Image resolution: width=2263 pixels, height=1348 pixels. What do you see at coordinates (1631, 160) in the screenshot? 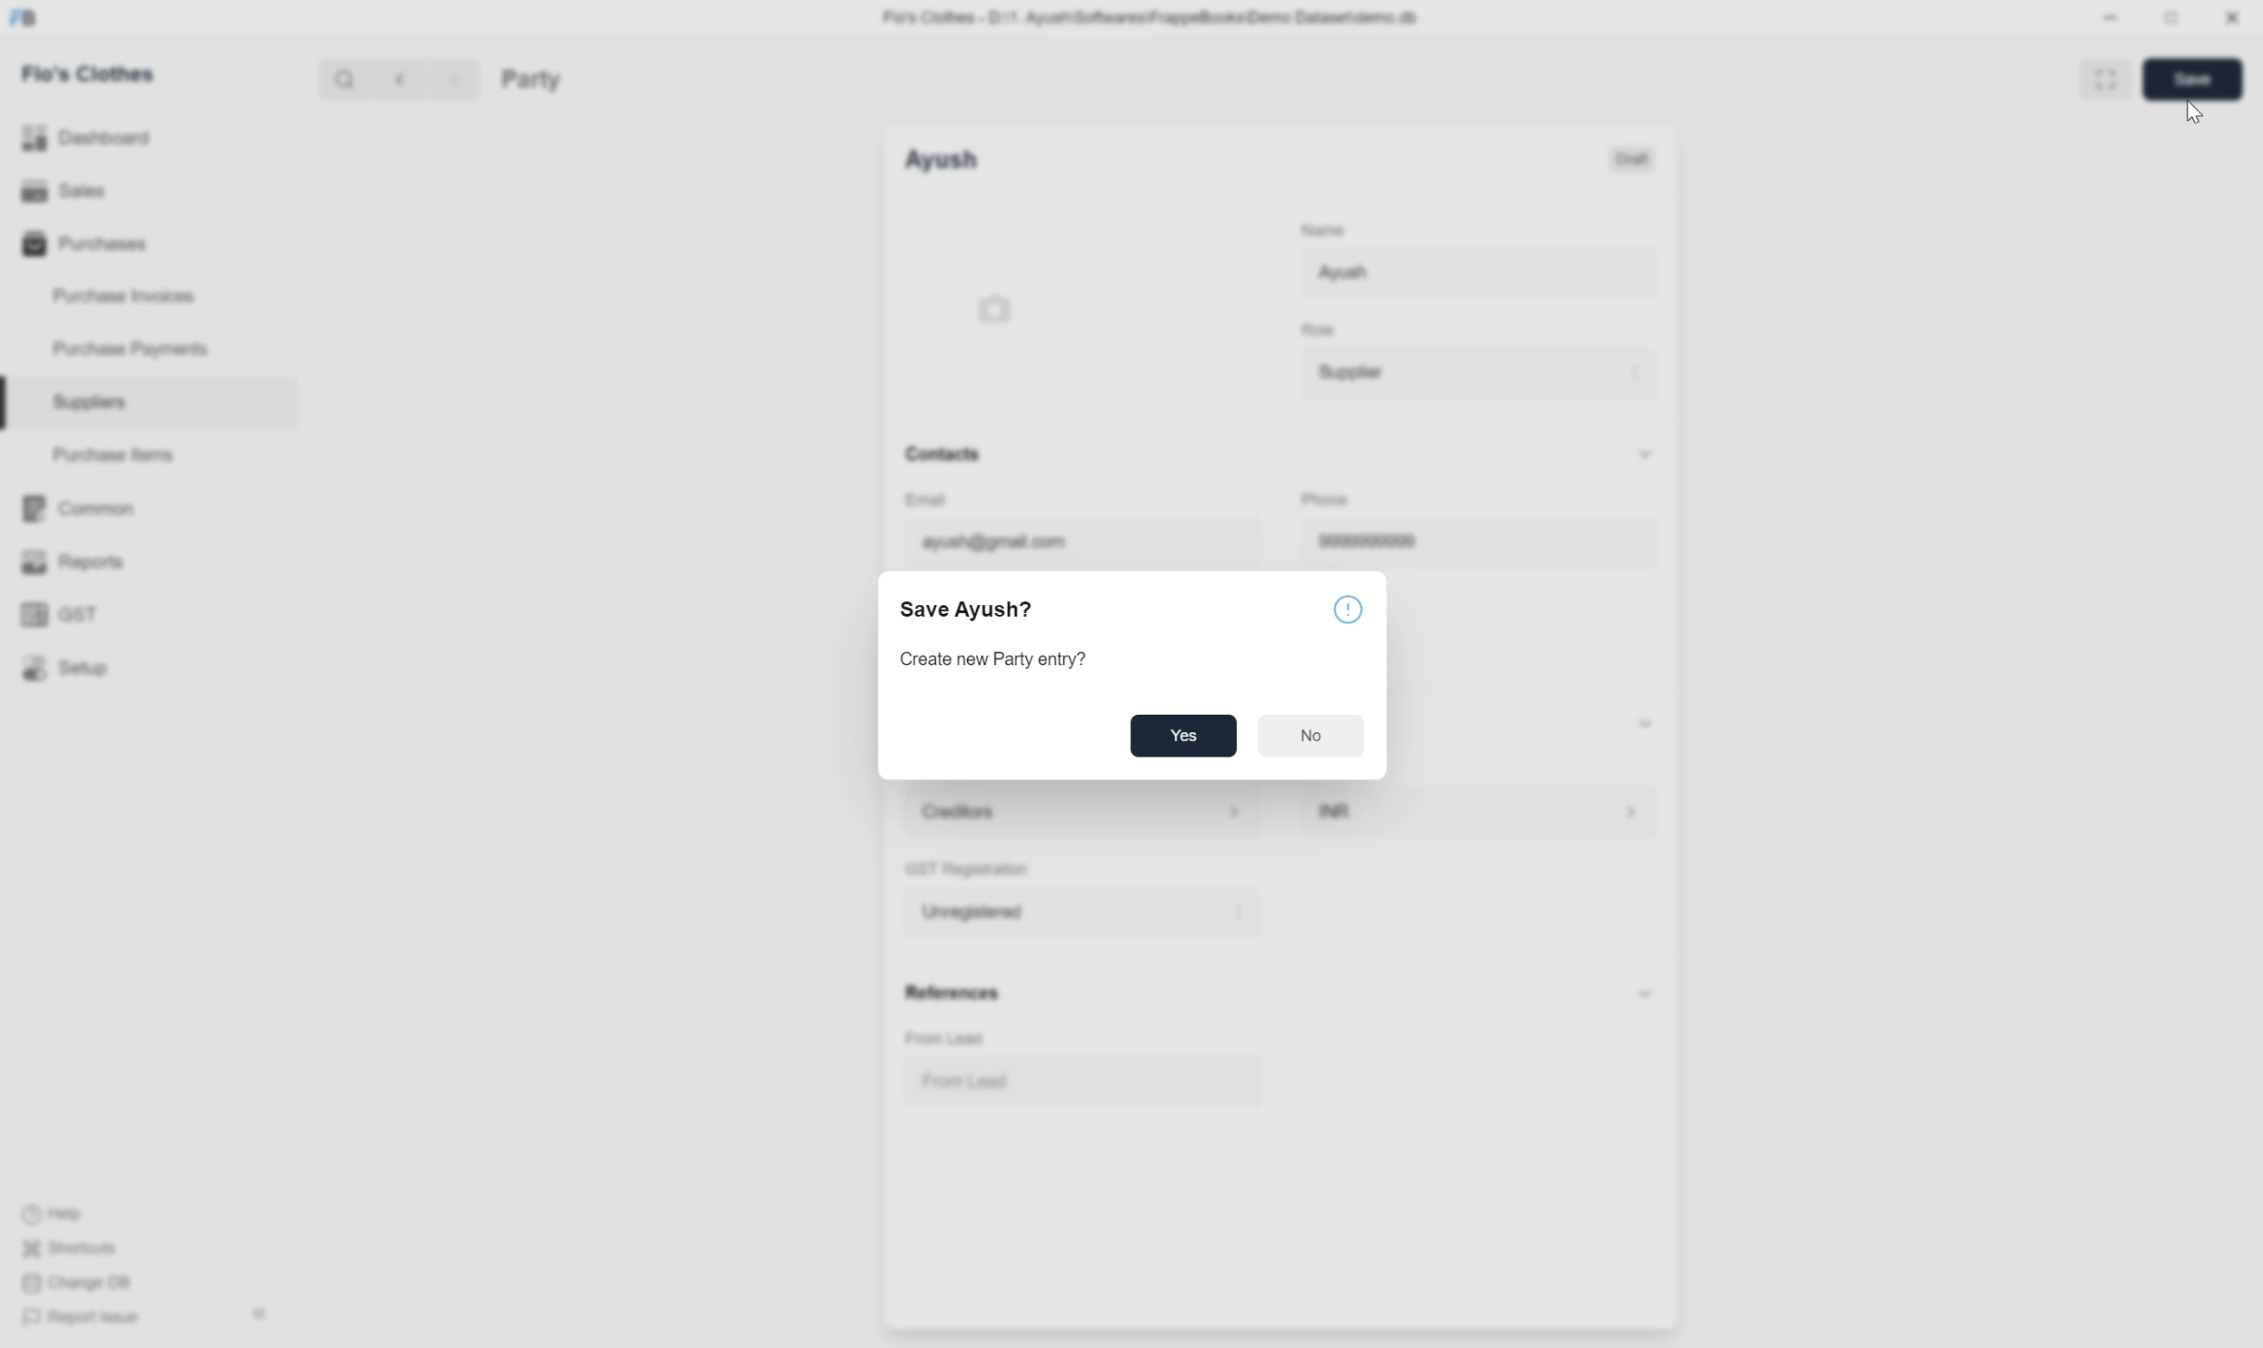
I see `Draft` at bounding box center [1631, 160].